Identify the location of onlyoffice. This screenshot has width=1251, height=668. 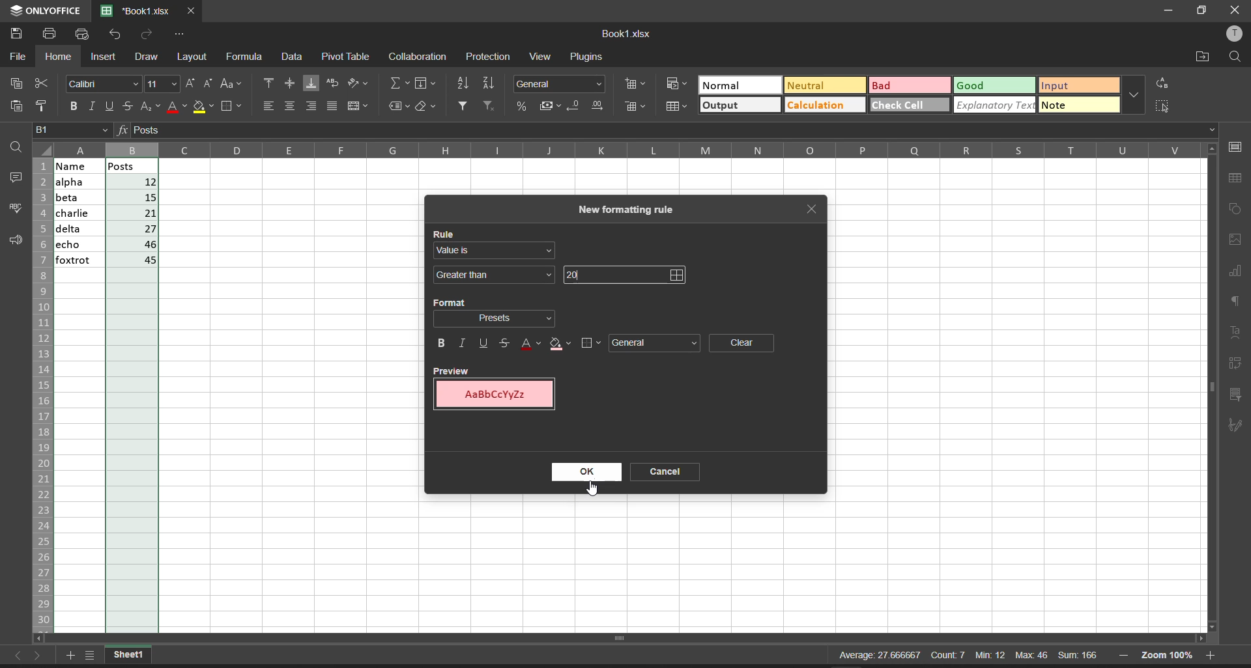
(48, 12).